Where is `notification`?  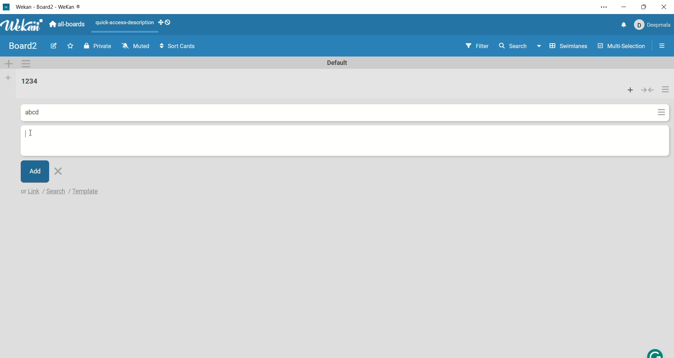
notification is located at coordinates (621, 25).